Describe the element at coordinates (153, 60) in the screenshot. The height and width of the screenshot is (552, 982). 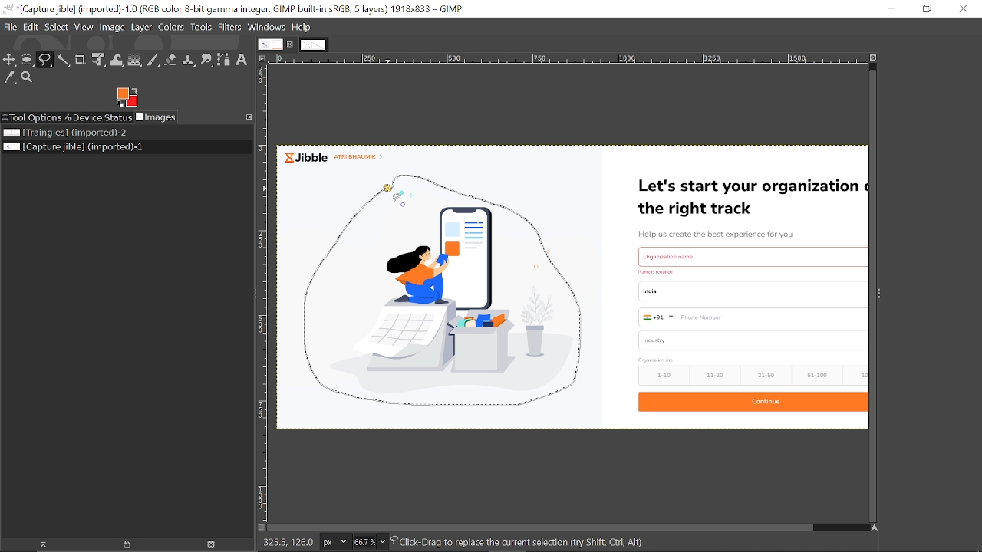
I see `Paintbrush tool` at that location.